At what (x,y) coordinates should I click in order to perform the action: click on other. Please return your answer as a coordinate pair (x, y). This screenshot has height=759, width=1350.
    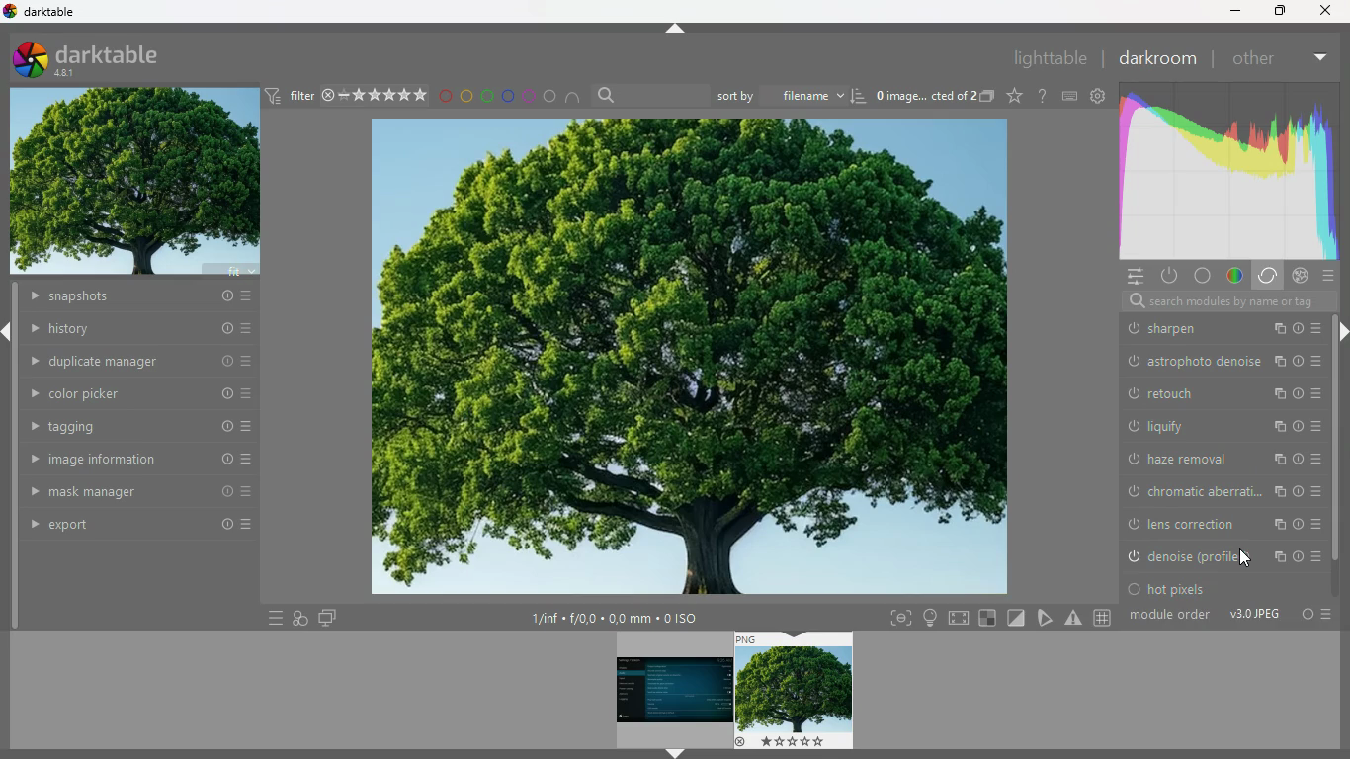
    Looking at the image, I should click on (1259, 57).